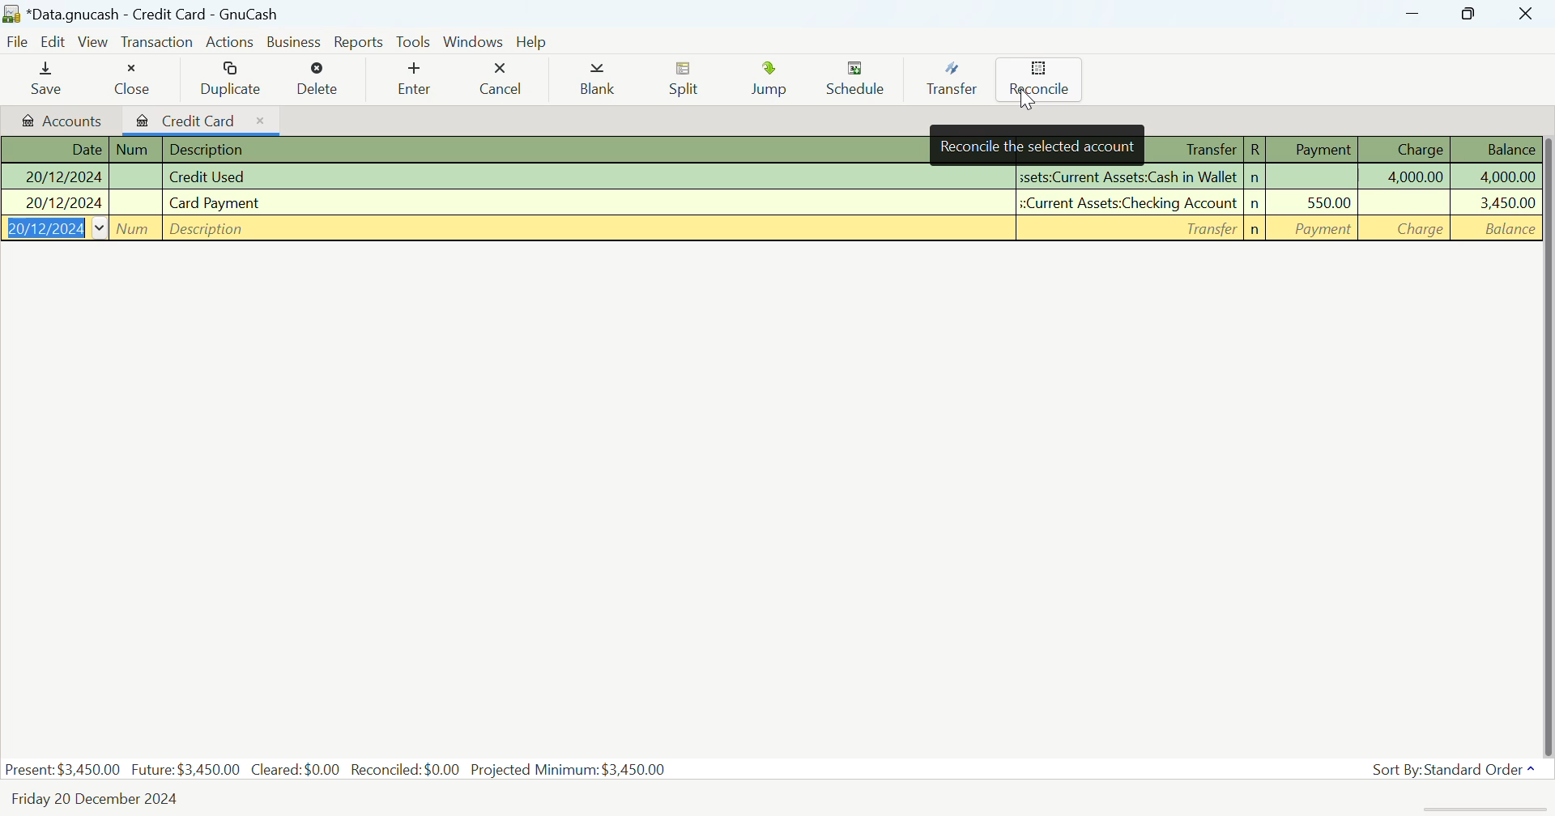 Image resolution: width=1555 pixels, height=816 pixels. Describe the element at coordinates (768, 204) in the screenshot. I see `Card Payment Transaction` at that location.